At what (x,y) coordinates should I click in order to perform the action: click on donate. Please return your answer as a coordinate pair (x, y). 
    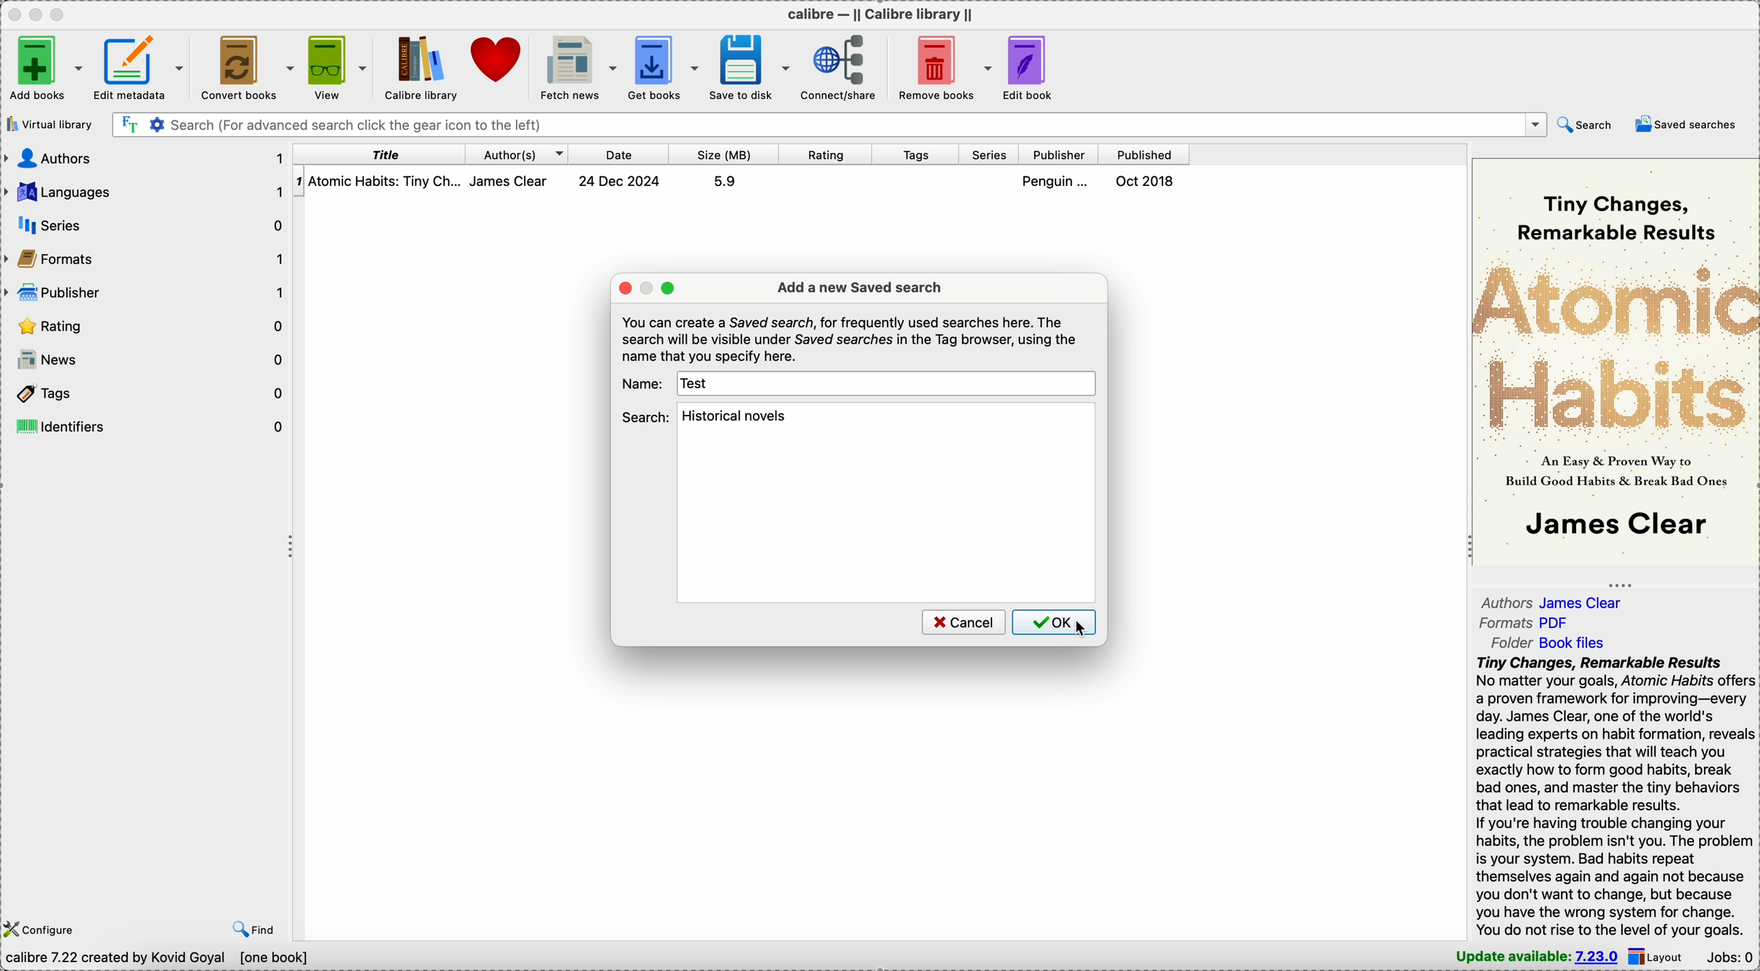
    Looking at the image, I should click on (499, 62).